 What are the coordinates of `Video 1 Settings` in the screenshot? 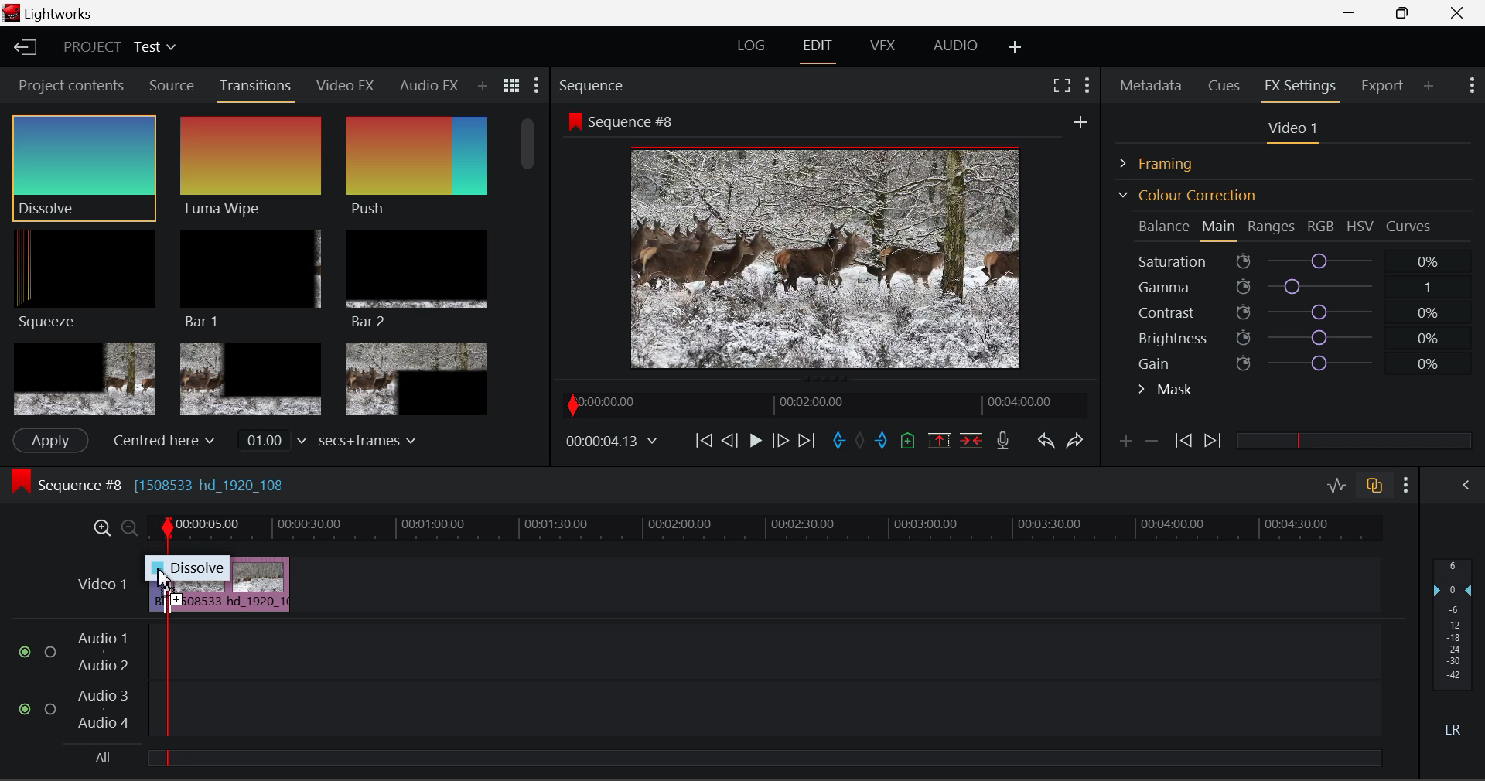 It's located at (1296, 131).